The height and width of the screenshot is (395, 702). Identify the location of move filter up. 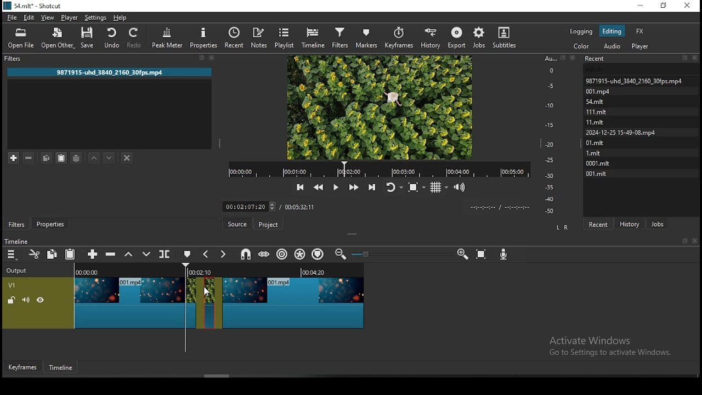
(95, 157).